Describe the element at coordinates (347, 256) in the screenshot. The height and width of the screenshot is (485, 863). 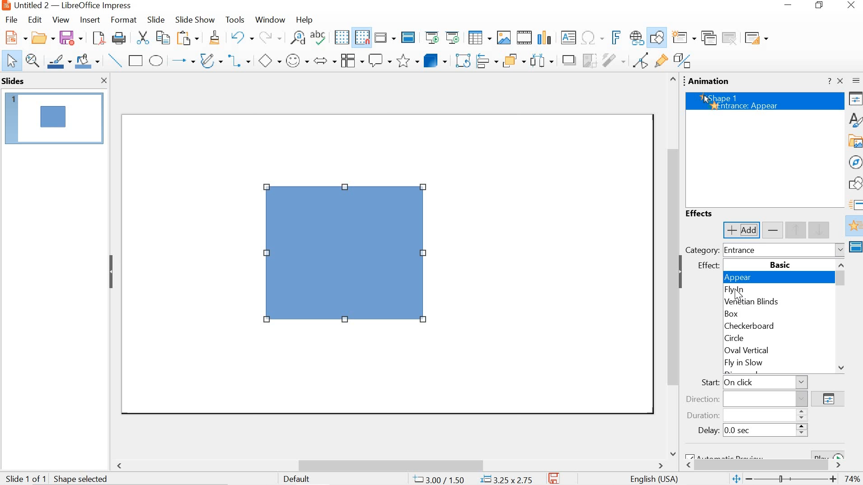
I see `shape` at that location.